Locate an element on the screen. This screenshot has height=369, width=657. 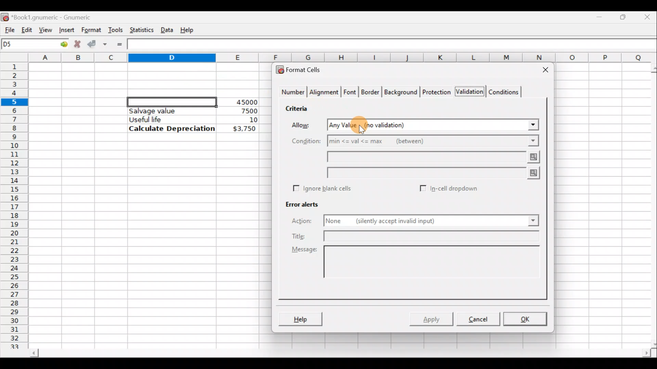
Cell name D5 is located at coordinates (27, 45).